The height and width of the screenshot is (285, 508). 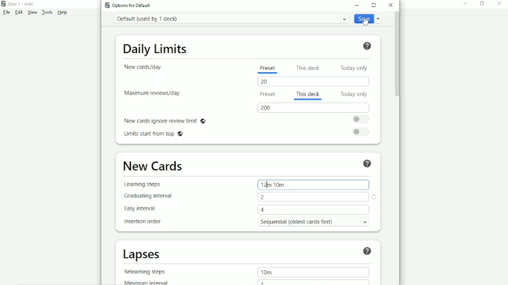 I want to click on Preset, so click(x=268, y=94).